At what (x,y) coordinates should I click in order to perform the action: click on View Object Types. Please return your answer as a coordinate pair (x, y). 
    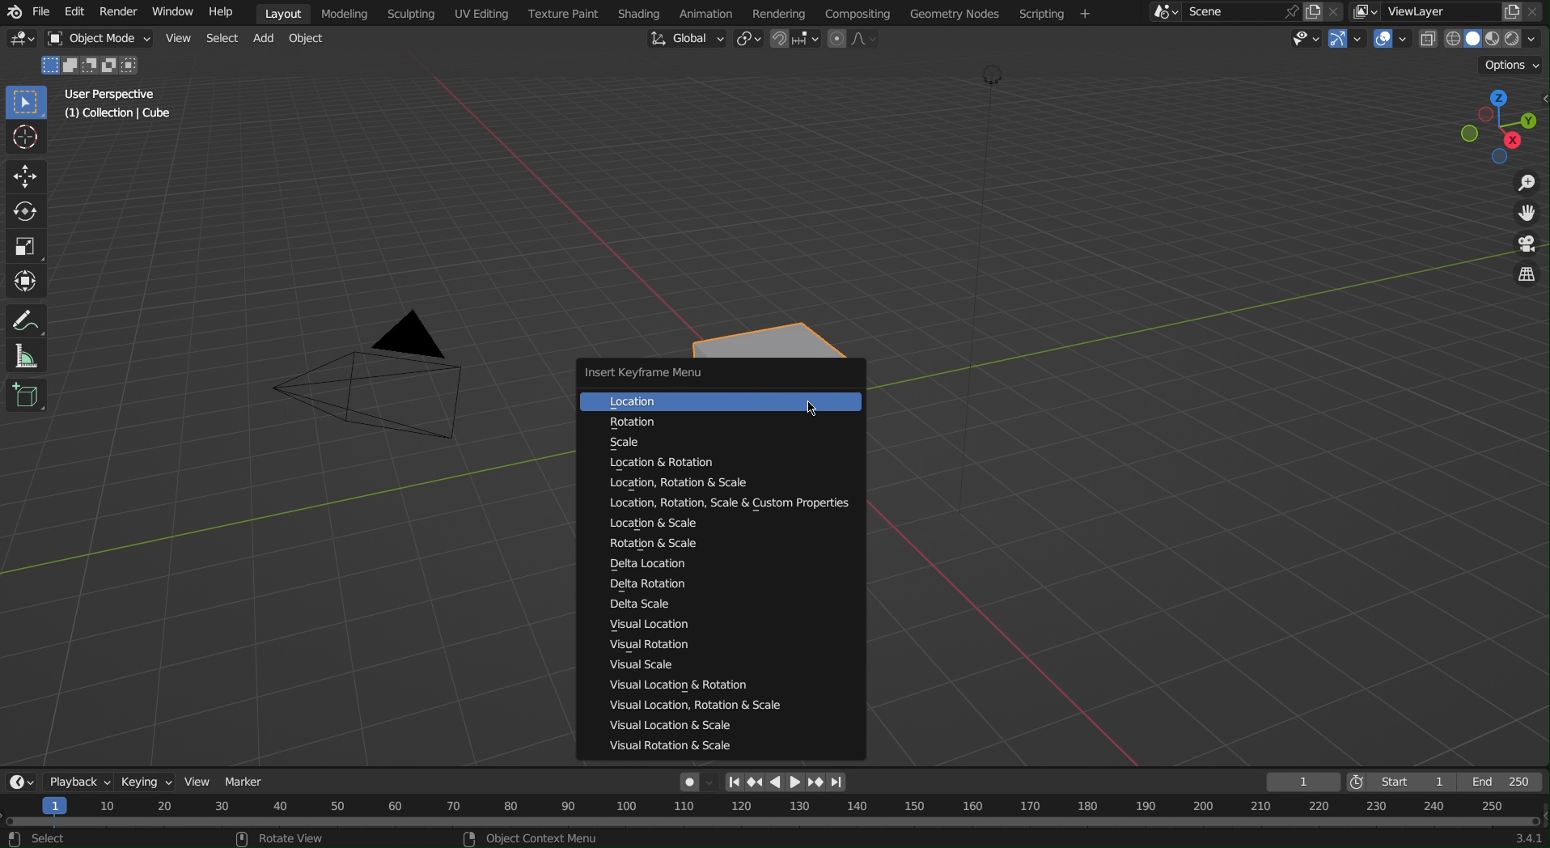
    Looking at the image, I should click on (1308, 40).